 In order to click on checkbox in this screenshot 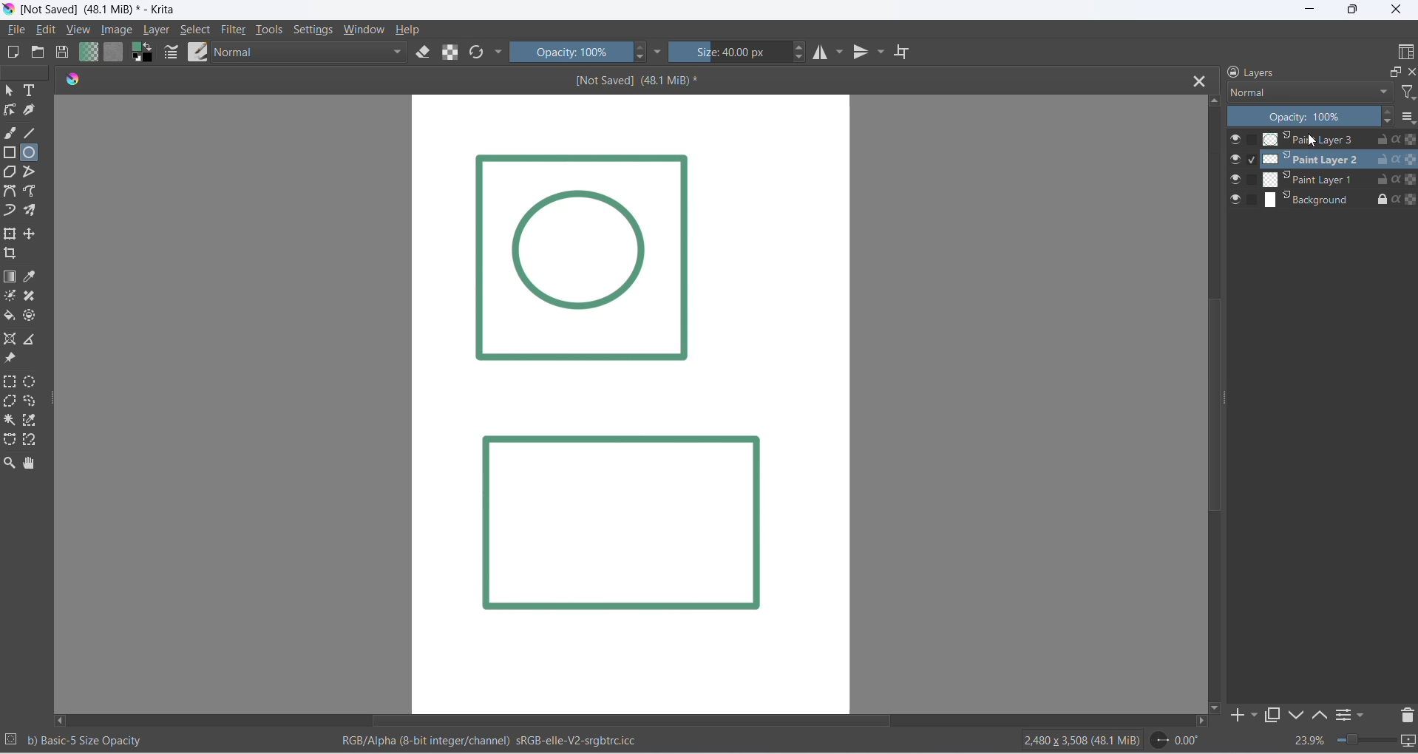, I will do `click(1254, 139)`.